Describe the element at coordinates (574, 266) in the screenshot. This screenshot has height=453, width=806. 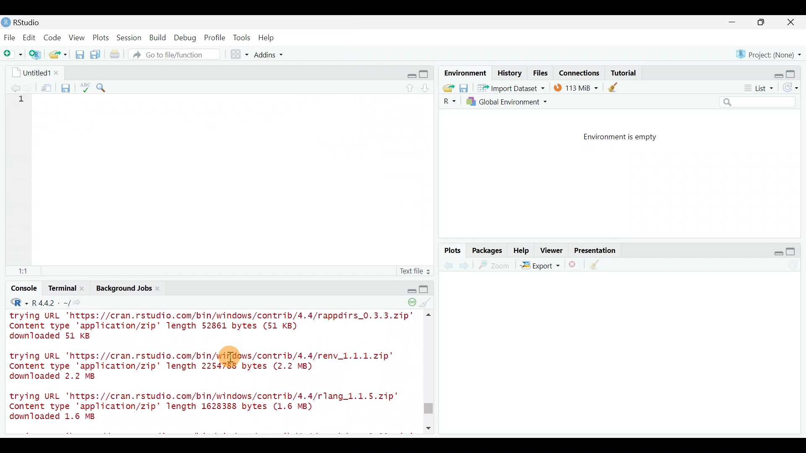
I see `remove the current plot` at that location.